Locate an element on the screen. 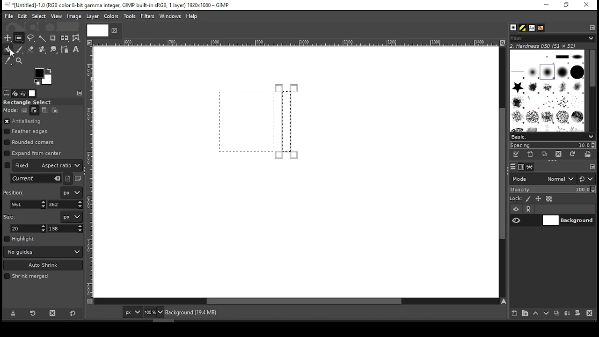 Image resolution: width=599 pixels, height=337 pixels. duplicate this brush is located at coordinates (547, 154).